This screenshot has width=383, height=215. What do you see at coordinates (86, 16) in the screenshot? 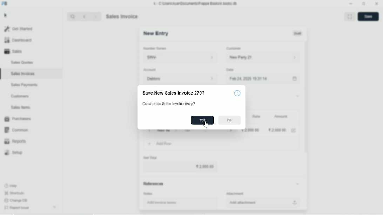
I see `Backward` at bounding box center [86, 16].